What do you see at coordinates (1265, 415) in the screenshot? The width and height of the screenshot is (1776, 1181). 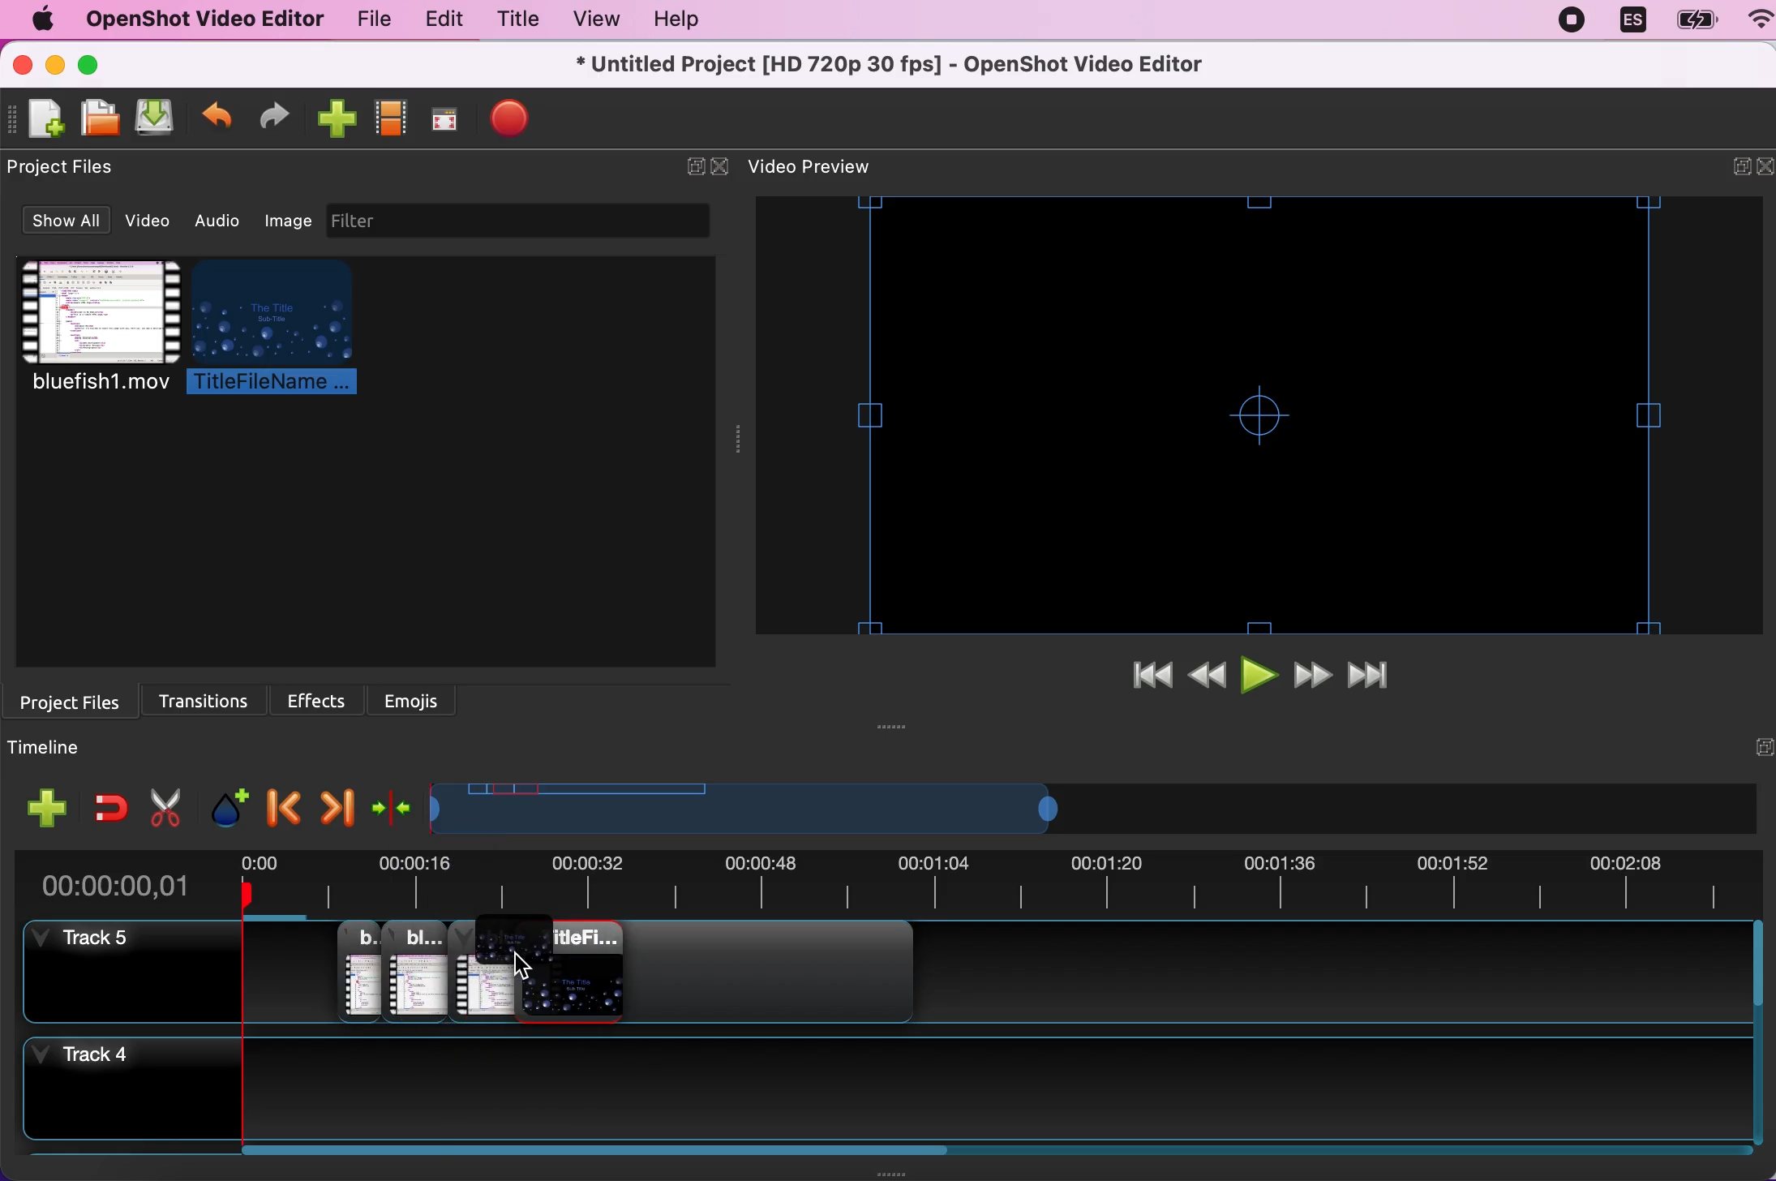 I see `video preview` at bounding box center [1265, 415].